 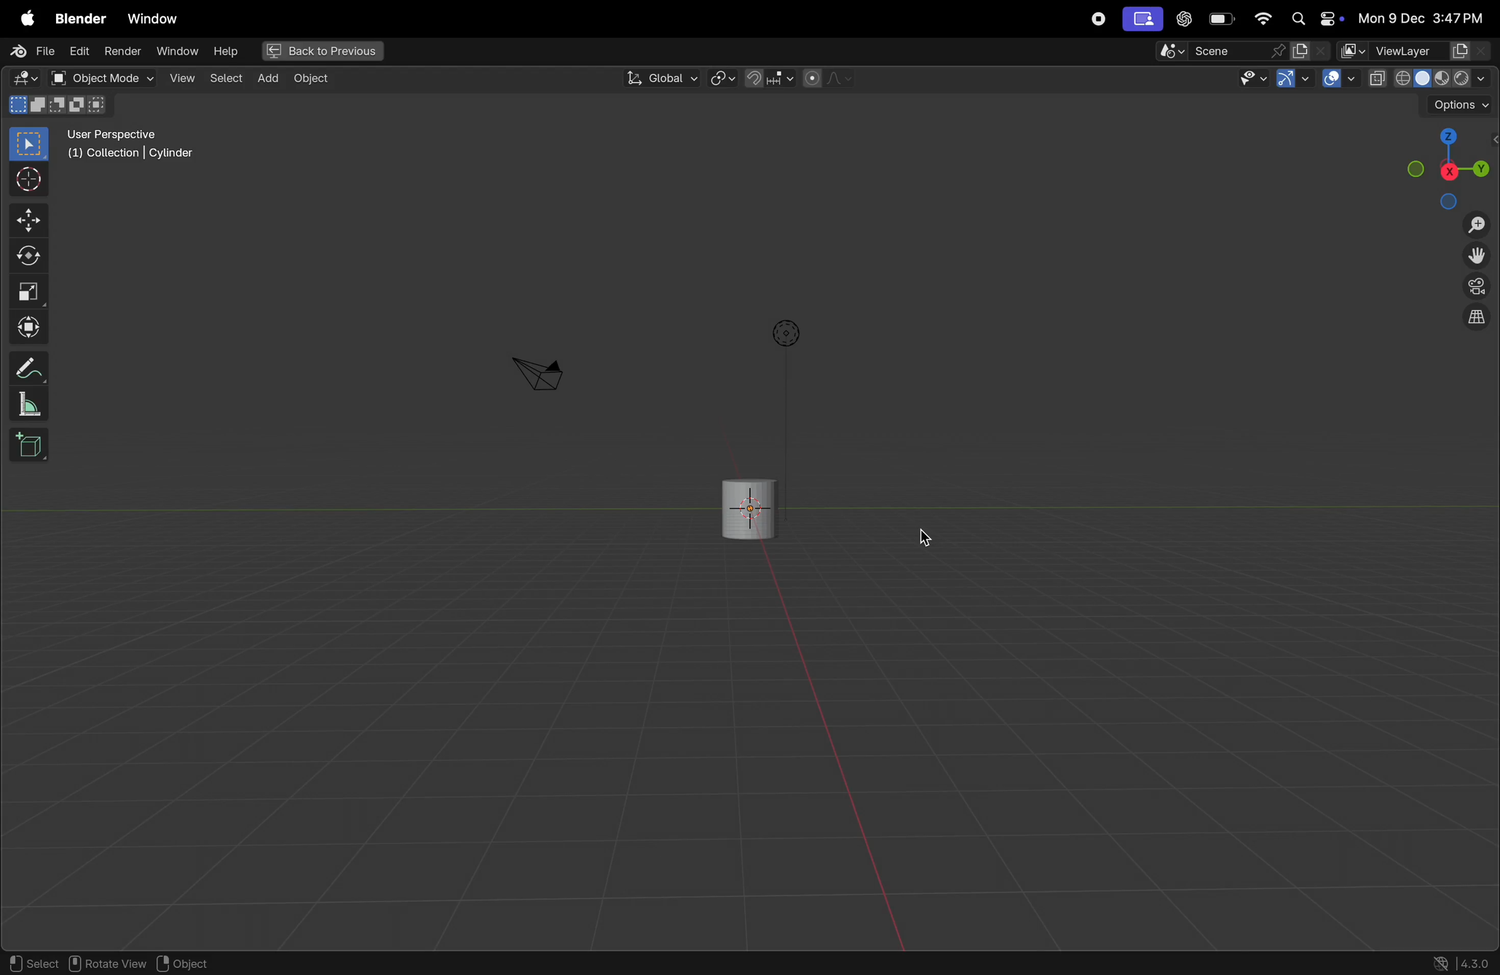 I want to click on Apple menu, so click(x=23, y=16).